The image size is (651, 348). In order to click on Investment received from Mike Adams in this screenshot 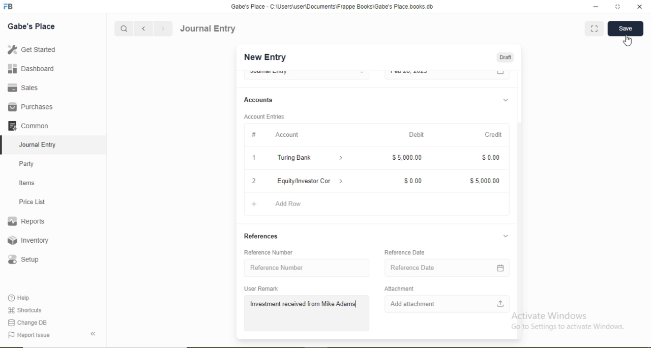, I will do `click(304, 304)`.